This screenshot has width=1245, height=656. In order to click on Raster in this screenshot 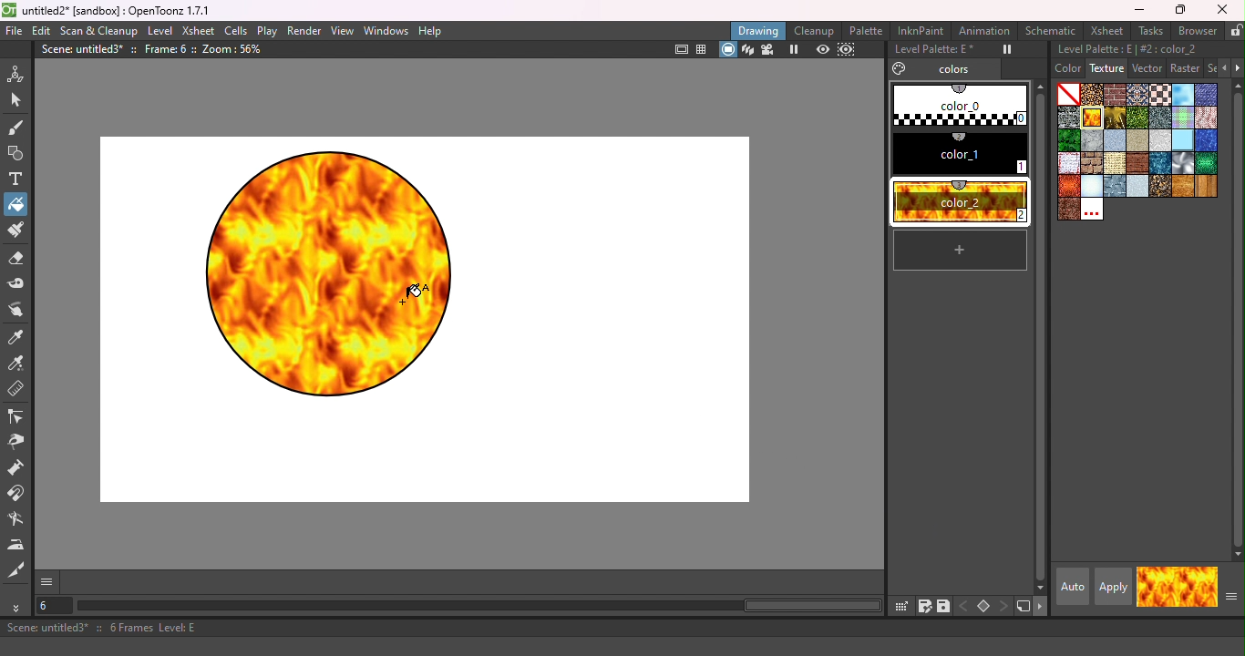, I will do `click(1186, 68)`.